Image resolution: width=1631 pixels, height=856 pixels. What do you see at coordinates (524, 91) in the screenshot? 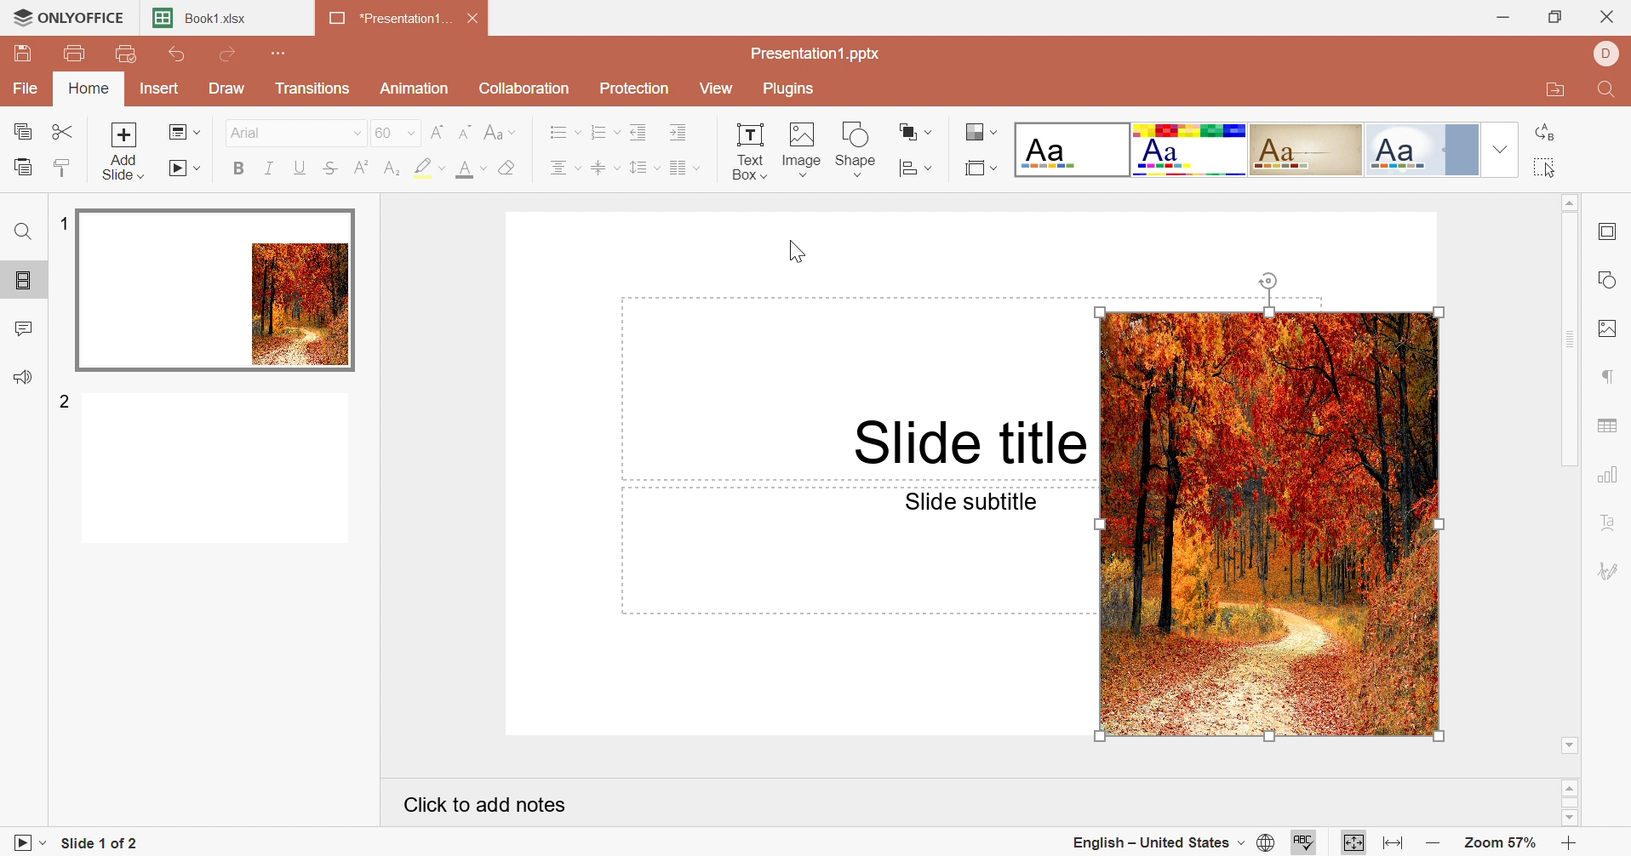
I see `Collaboration` at bounding box center [524, 91].